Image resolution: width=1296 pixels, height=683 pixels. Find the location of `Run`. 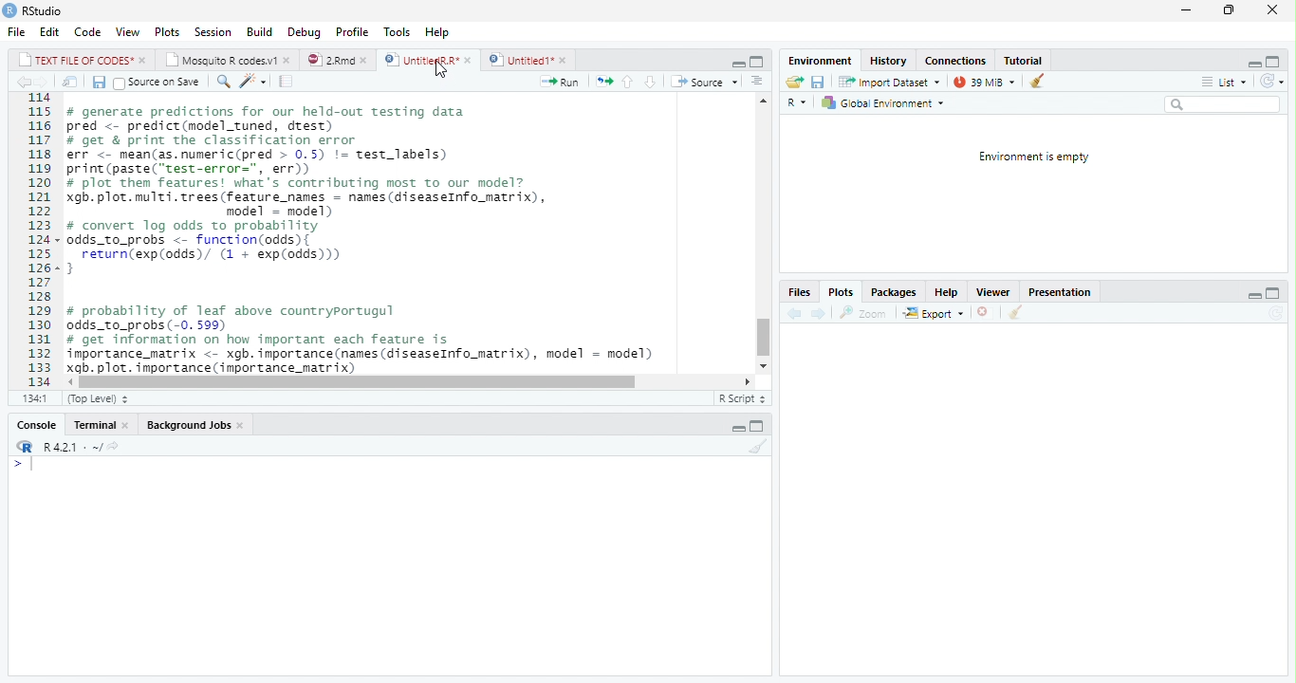

Run is located at coordinates (561, 81).